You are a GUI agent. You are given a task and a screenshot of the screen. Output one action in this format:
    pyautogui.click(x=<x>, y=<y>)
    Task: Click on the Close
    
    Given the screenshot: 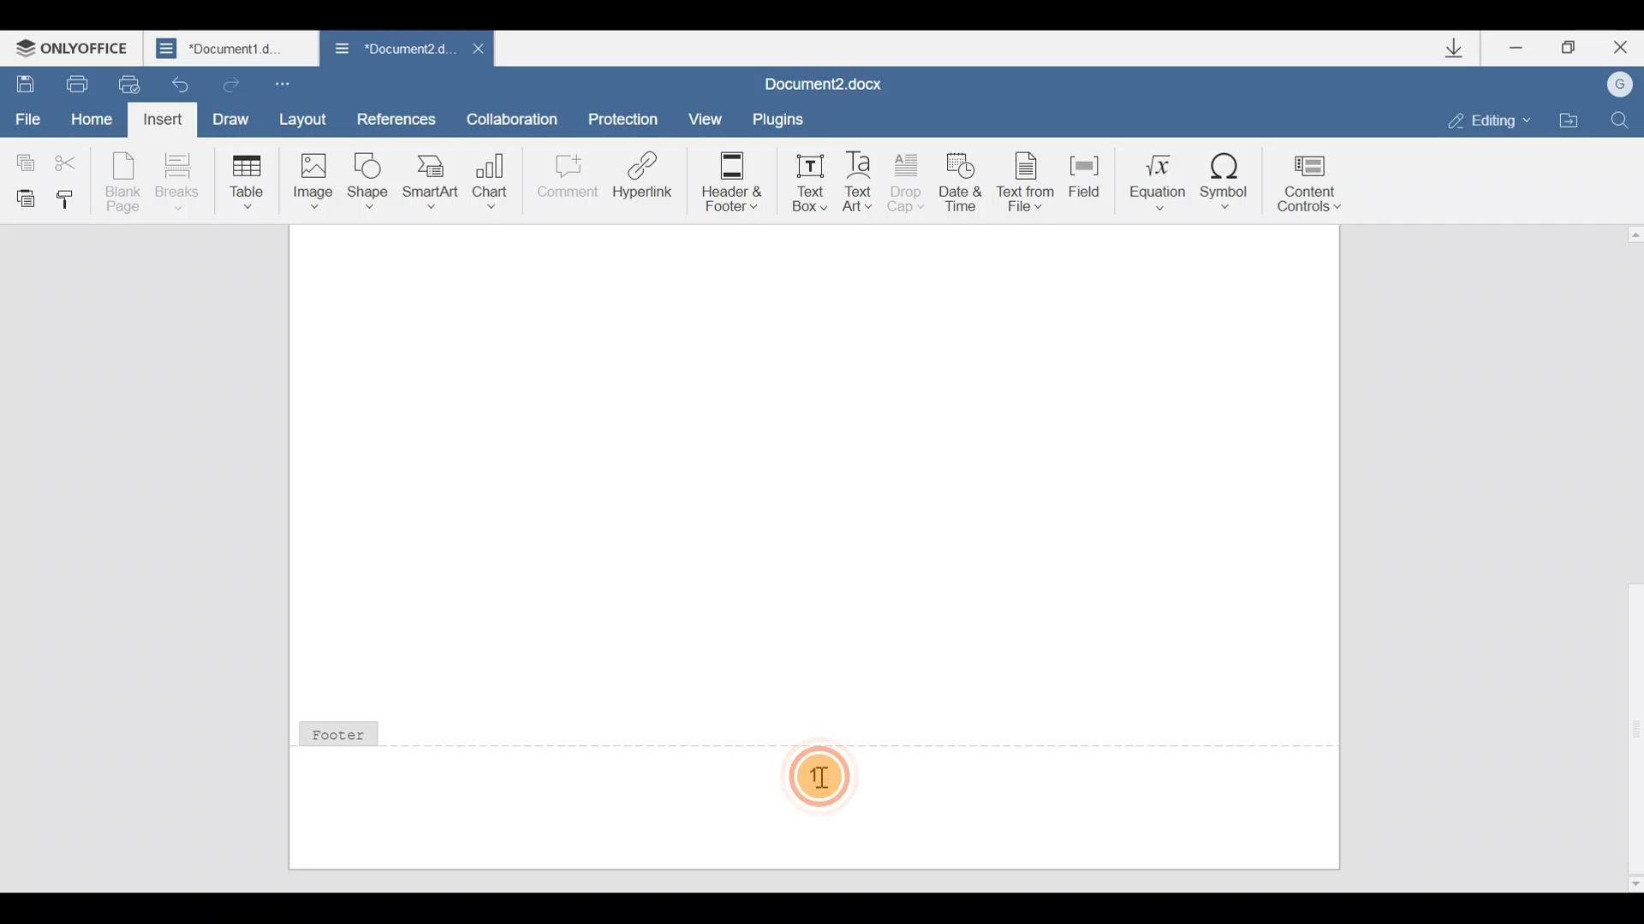 What is the action you would take?
    pyautogui.click(x=1620, y=48)
    